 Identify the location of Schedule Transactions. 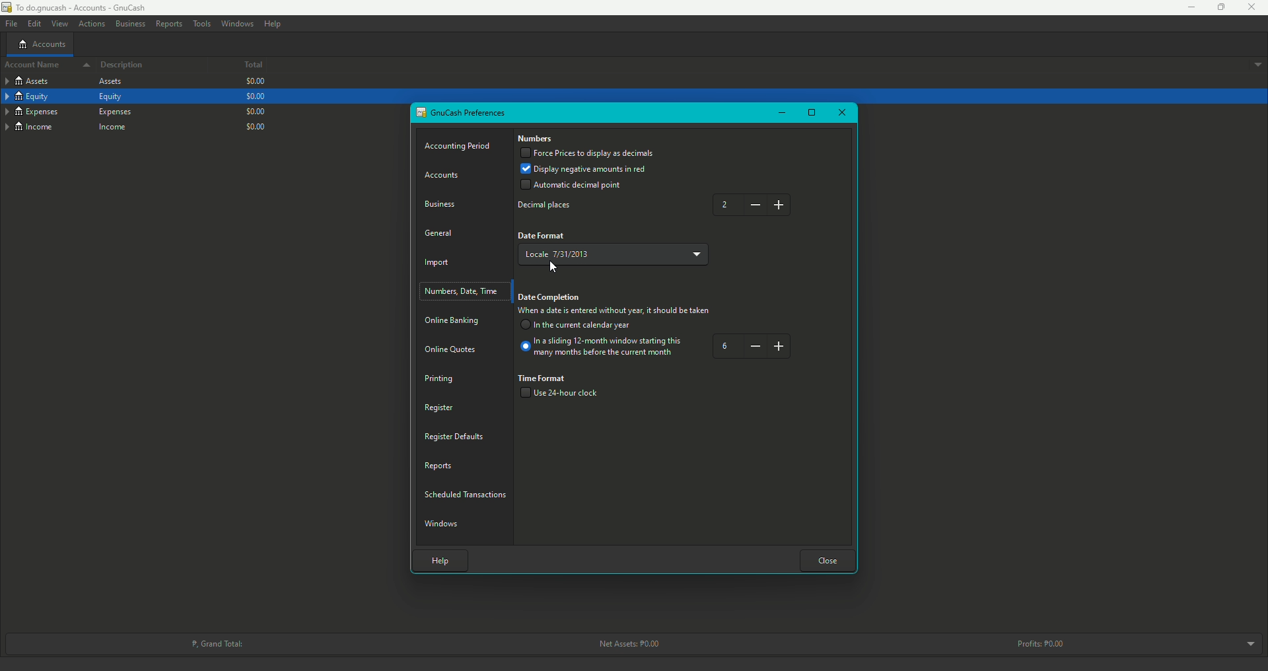
(468, 493).